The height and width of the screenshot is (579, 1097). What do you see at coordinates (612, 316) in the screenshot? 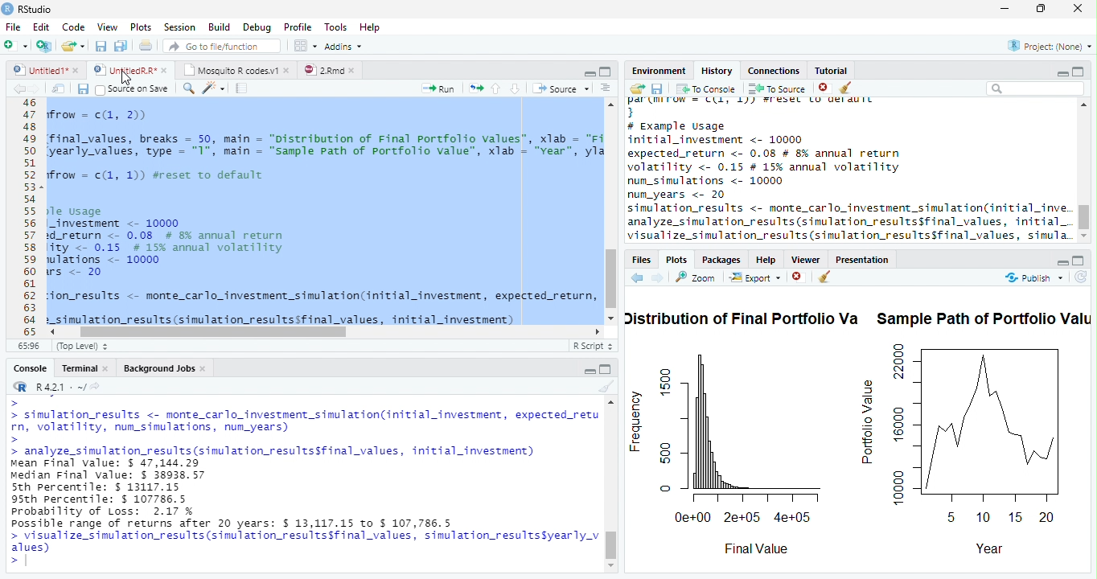
I see `Scroll down` at bounding box center [612, 316].